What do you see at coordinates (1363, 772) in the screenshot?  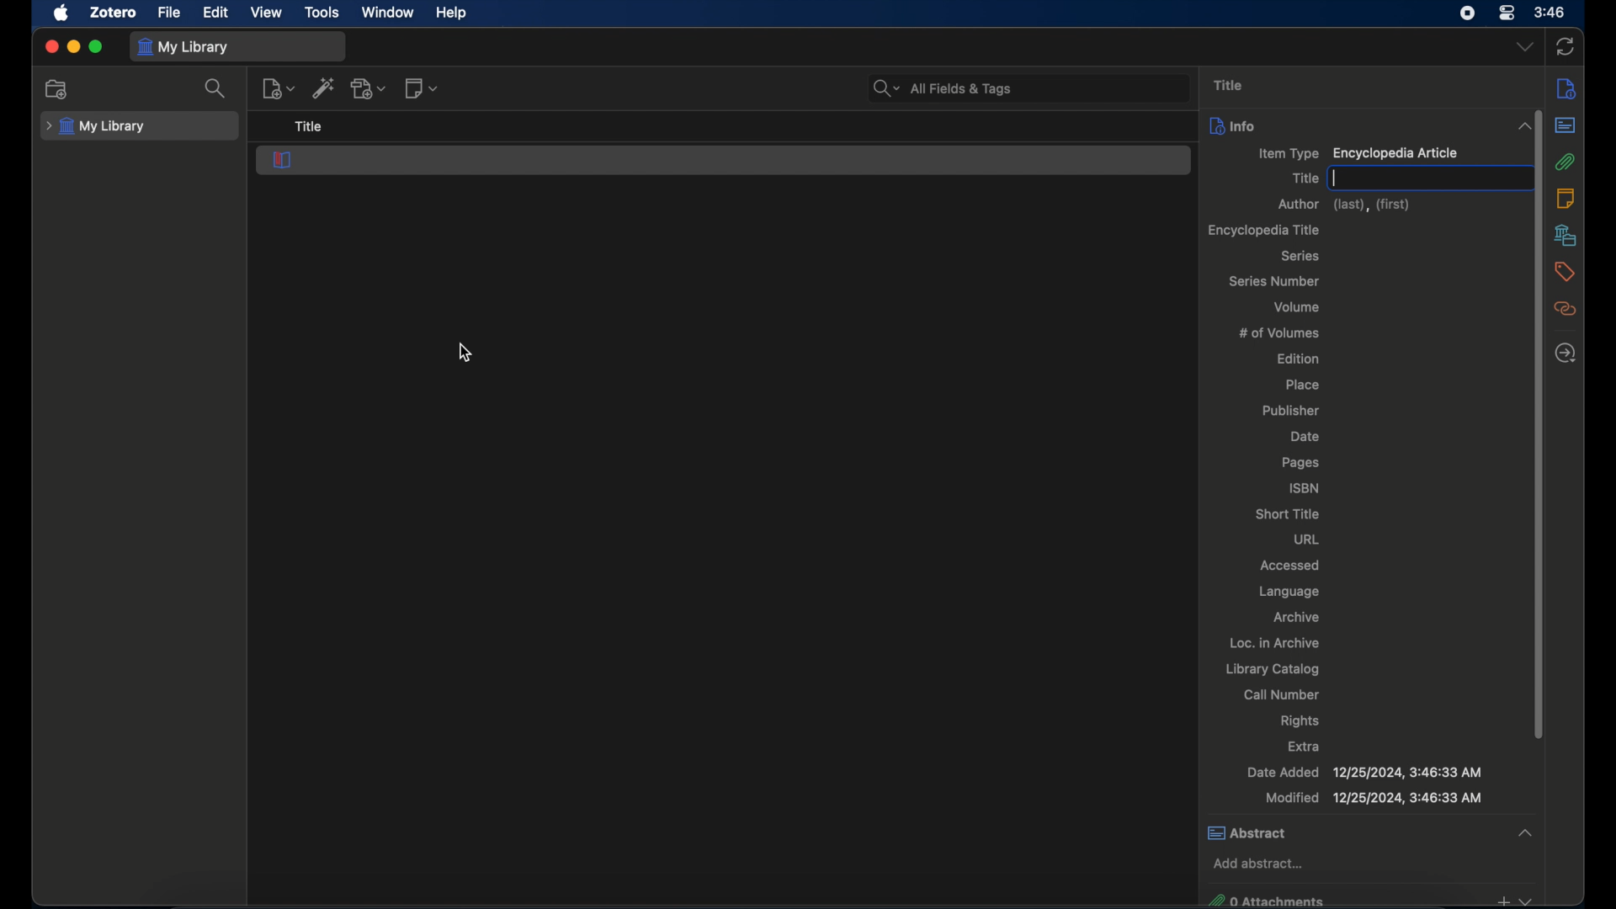 I see `date added` at bounding box center [1363, 772].